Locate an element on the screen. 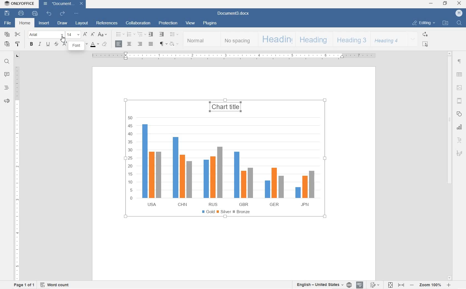  STRIKETHROUGH is located at coordinates (57, 45).